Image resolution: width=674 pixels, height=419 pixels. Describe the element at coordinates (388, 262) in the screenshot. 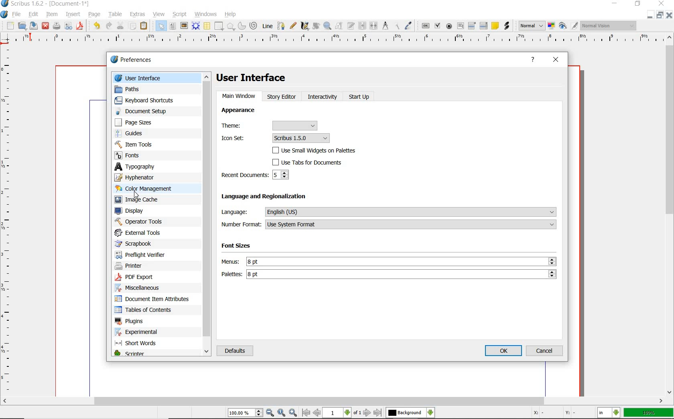

I see `Menus` at that location.